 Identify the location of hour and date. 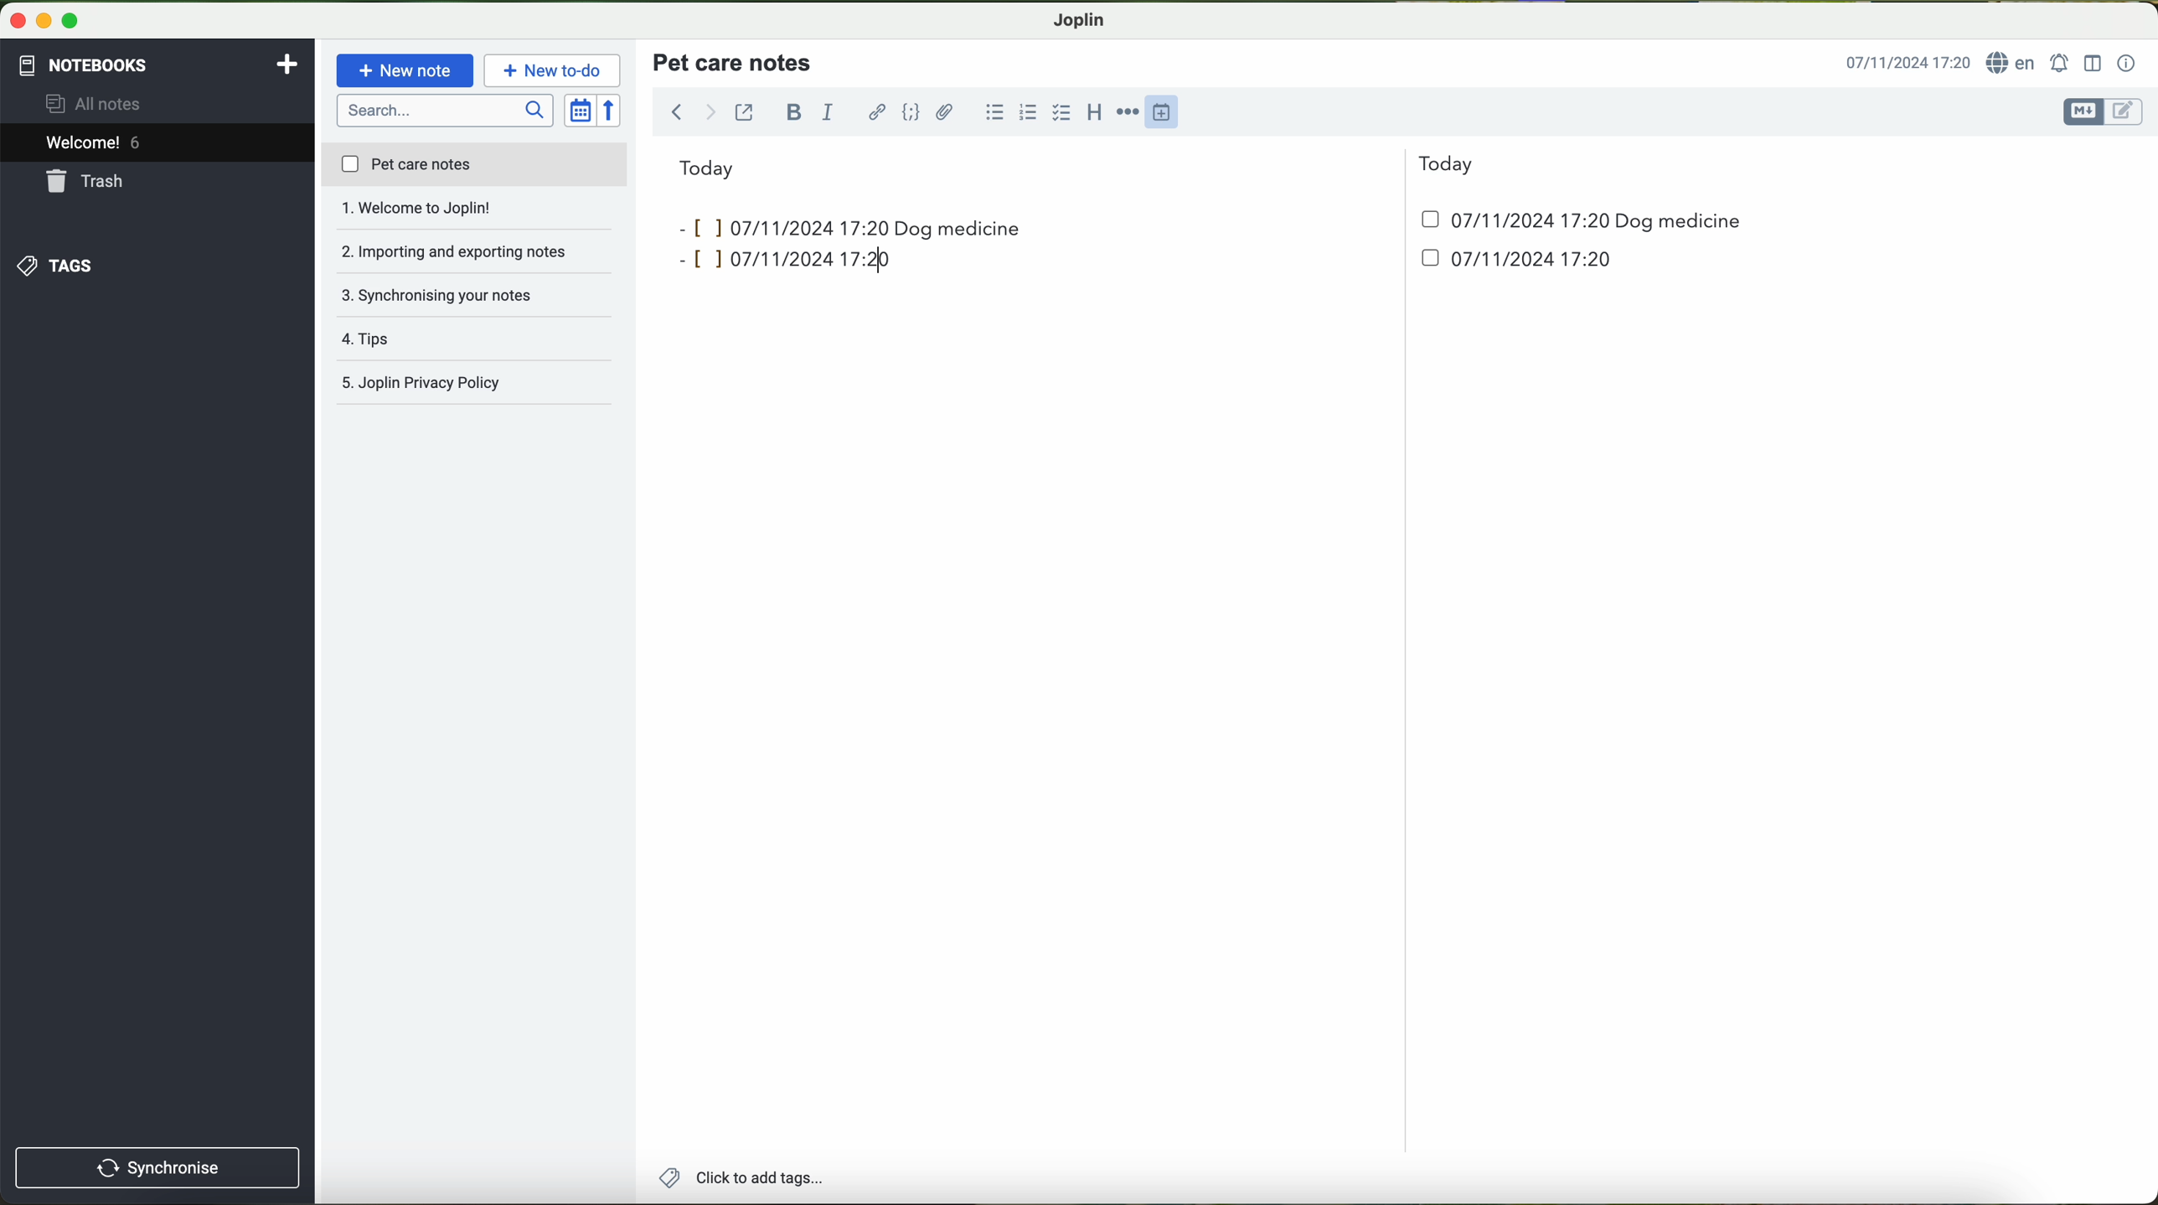
(1907, 64).